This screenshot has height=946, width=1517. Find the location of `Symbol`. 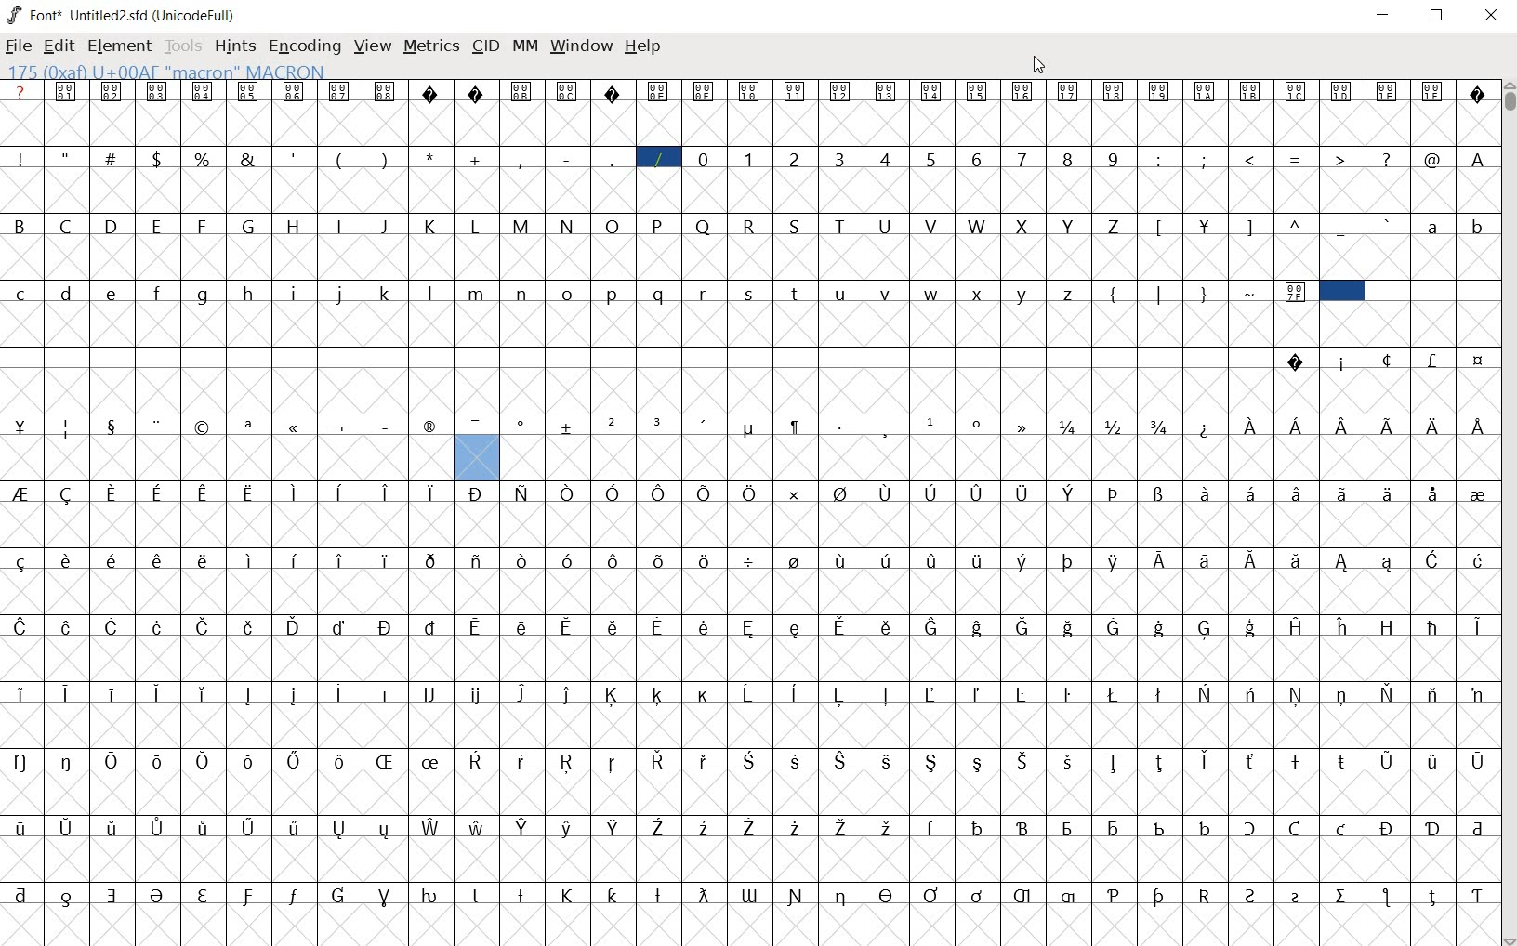

Symbol is located at coordinates (1298, 695).